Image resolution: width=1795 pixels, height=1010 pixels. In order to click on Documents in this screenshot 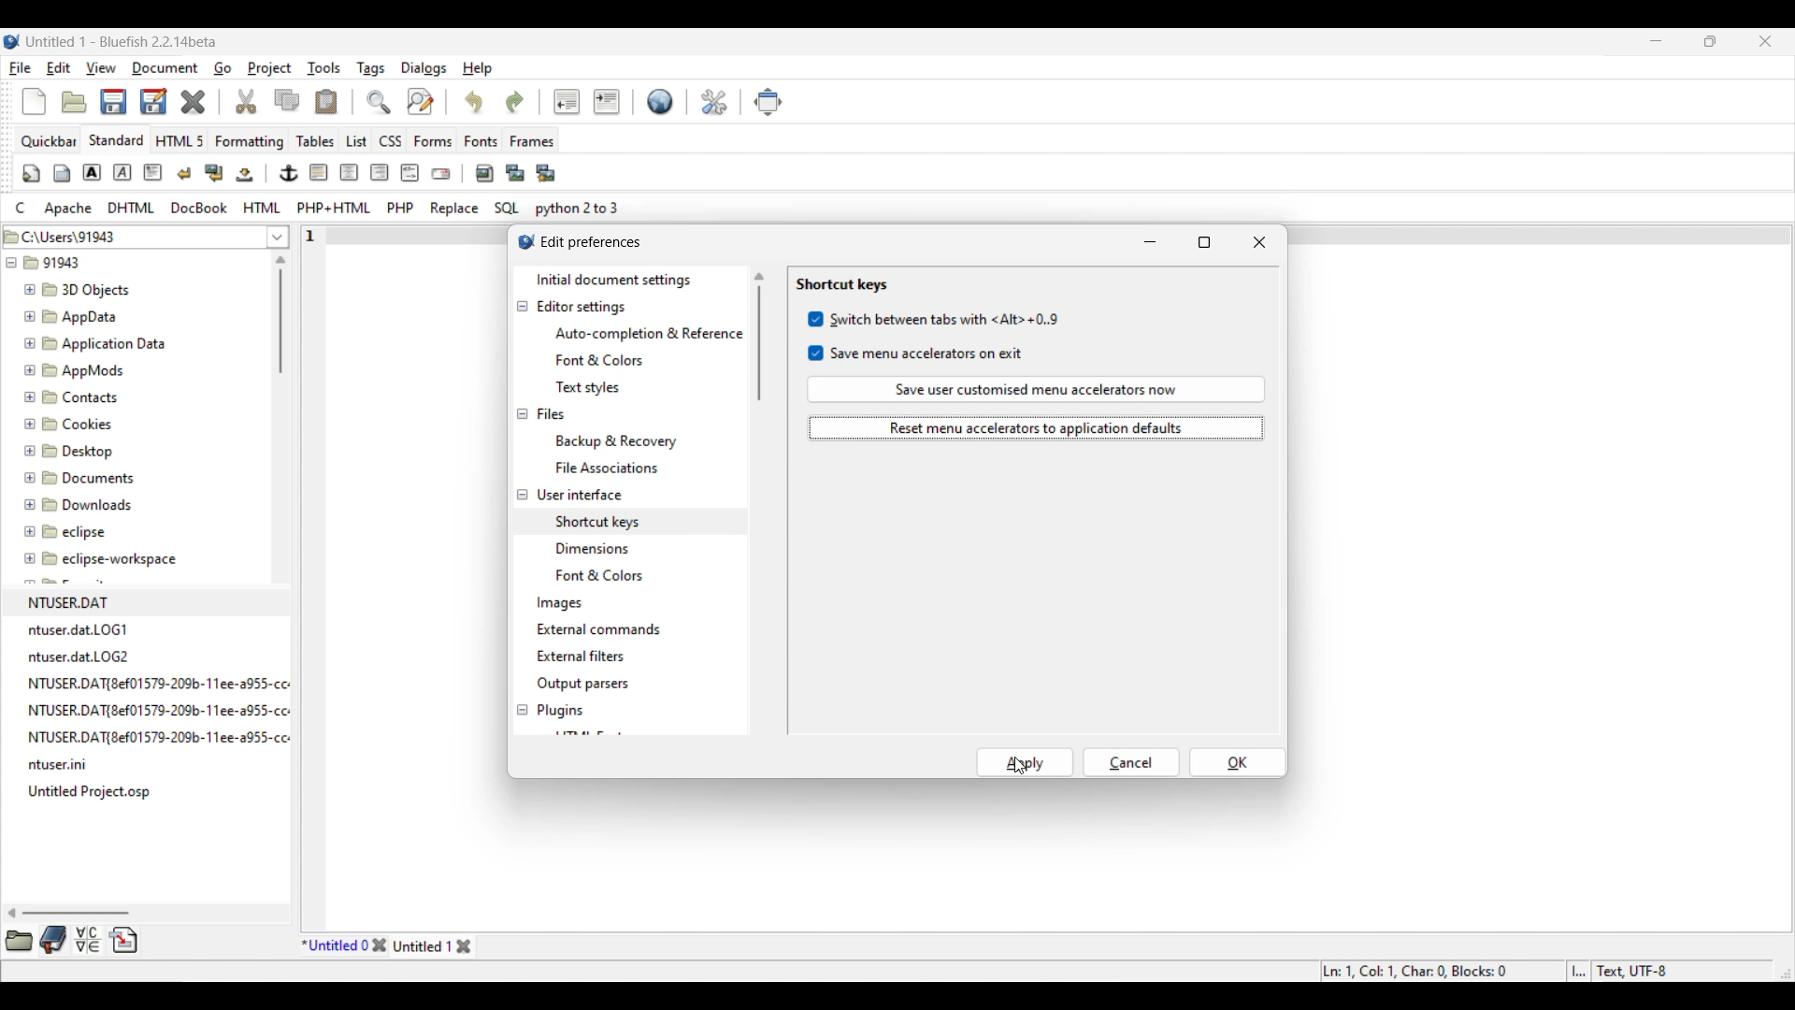, I will do `click(89, 476)`.